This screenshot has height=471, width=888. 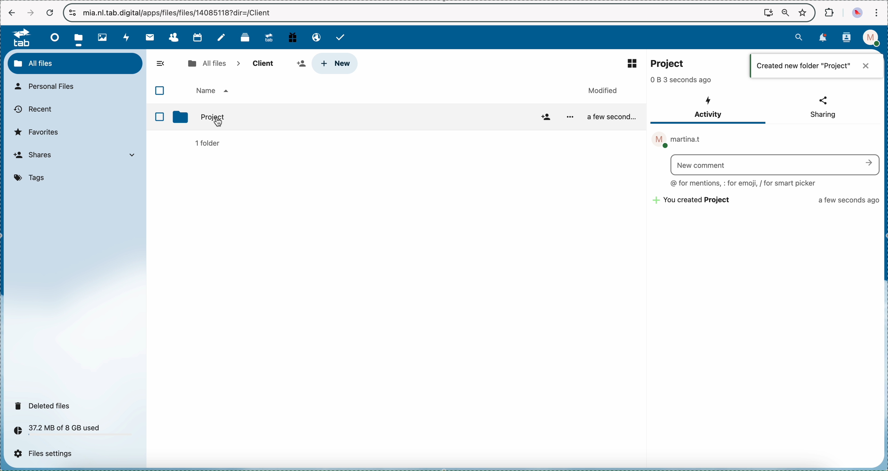 I want to click on 4
Activity, so click(x=707, y=106).